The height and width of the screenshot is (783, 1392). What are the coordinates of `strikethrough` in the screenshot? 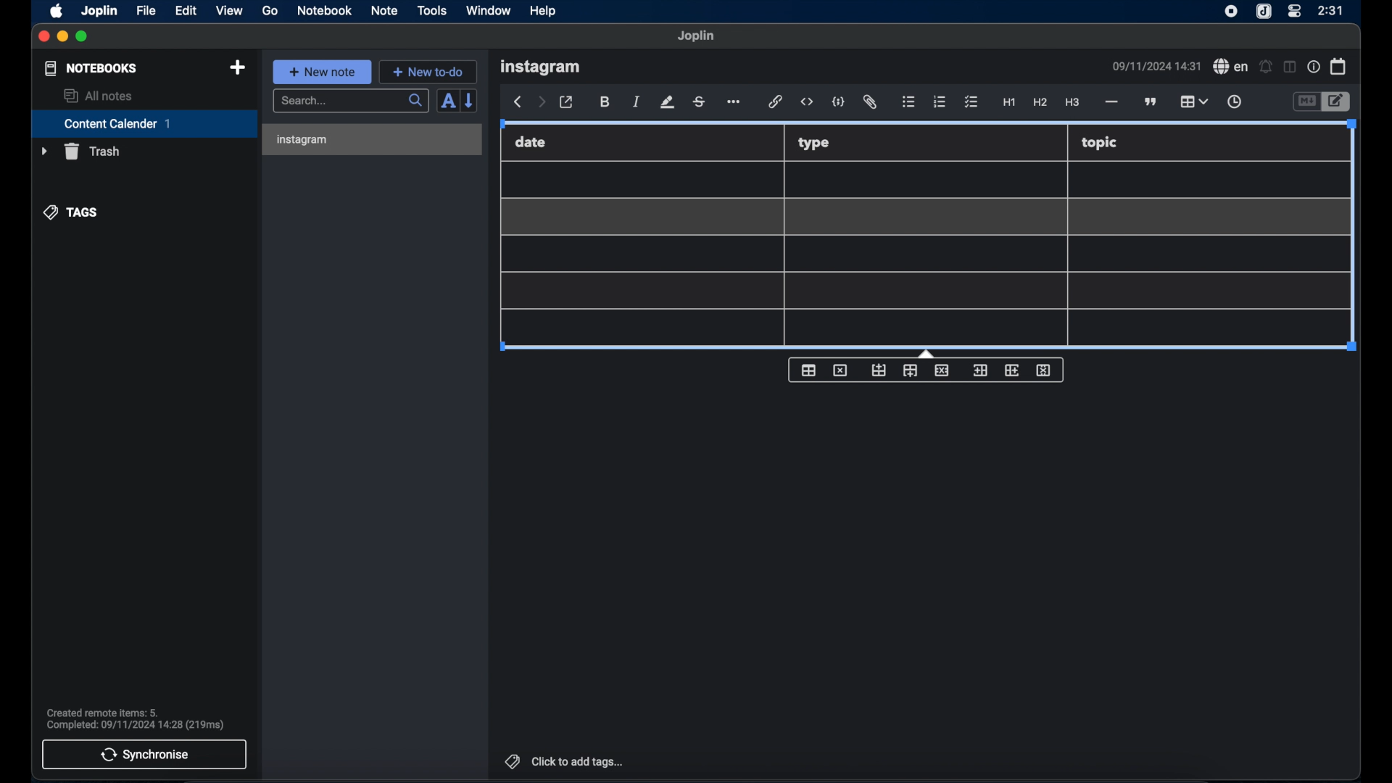 It's located at (698, 103).